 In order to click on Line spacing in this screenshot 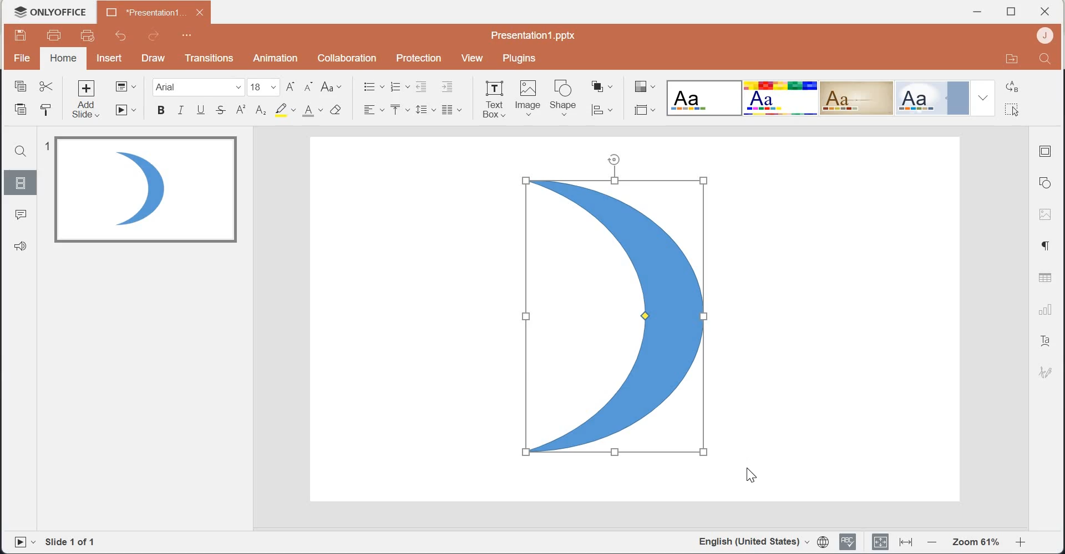, I will do `click(426, 110)`.